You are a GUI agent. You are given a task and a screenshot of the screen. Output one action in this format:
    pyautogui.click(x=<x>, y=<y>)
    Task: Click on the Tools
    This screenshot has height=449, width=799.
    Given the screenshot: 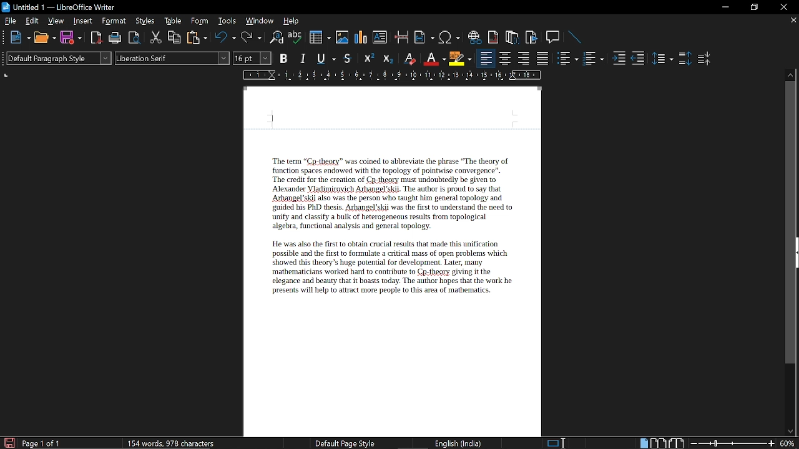 What is the action you would take?
    pyautogui.click(x=226, y=21)
    